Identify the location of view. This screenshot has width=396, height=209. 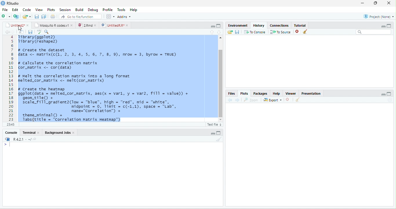
(39, 10).